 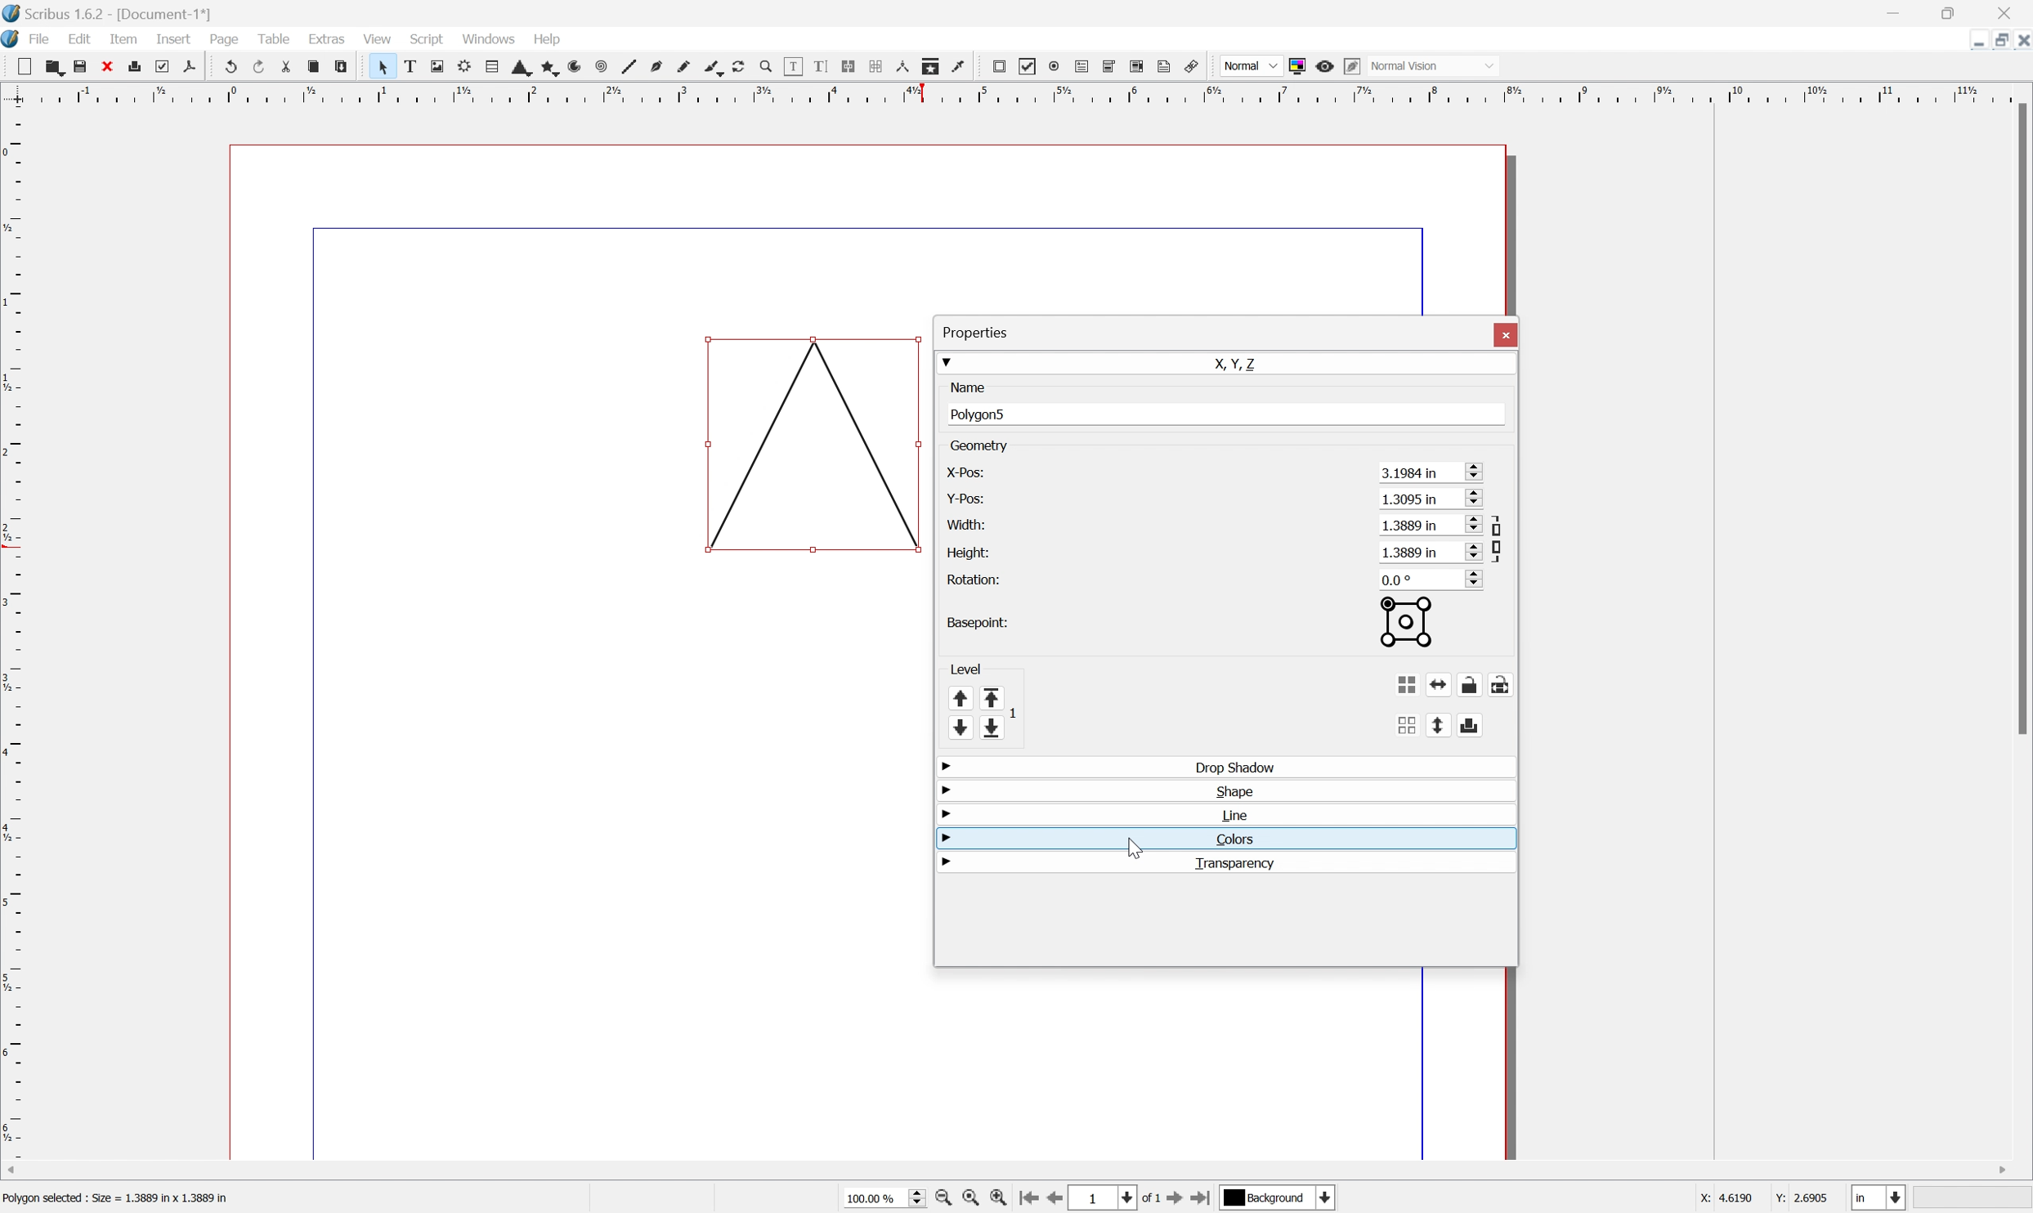 What do you see at coordinates (1411, 551) in the screenshot?
I see `1.3889 in` at bounding box center [1411, 551].